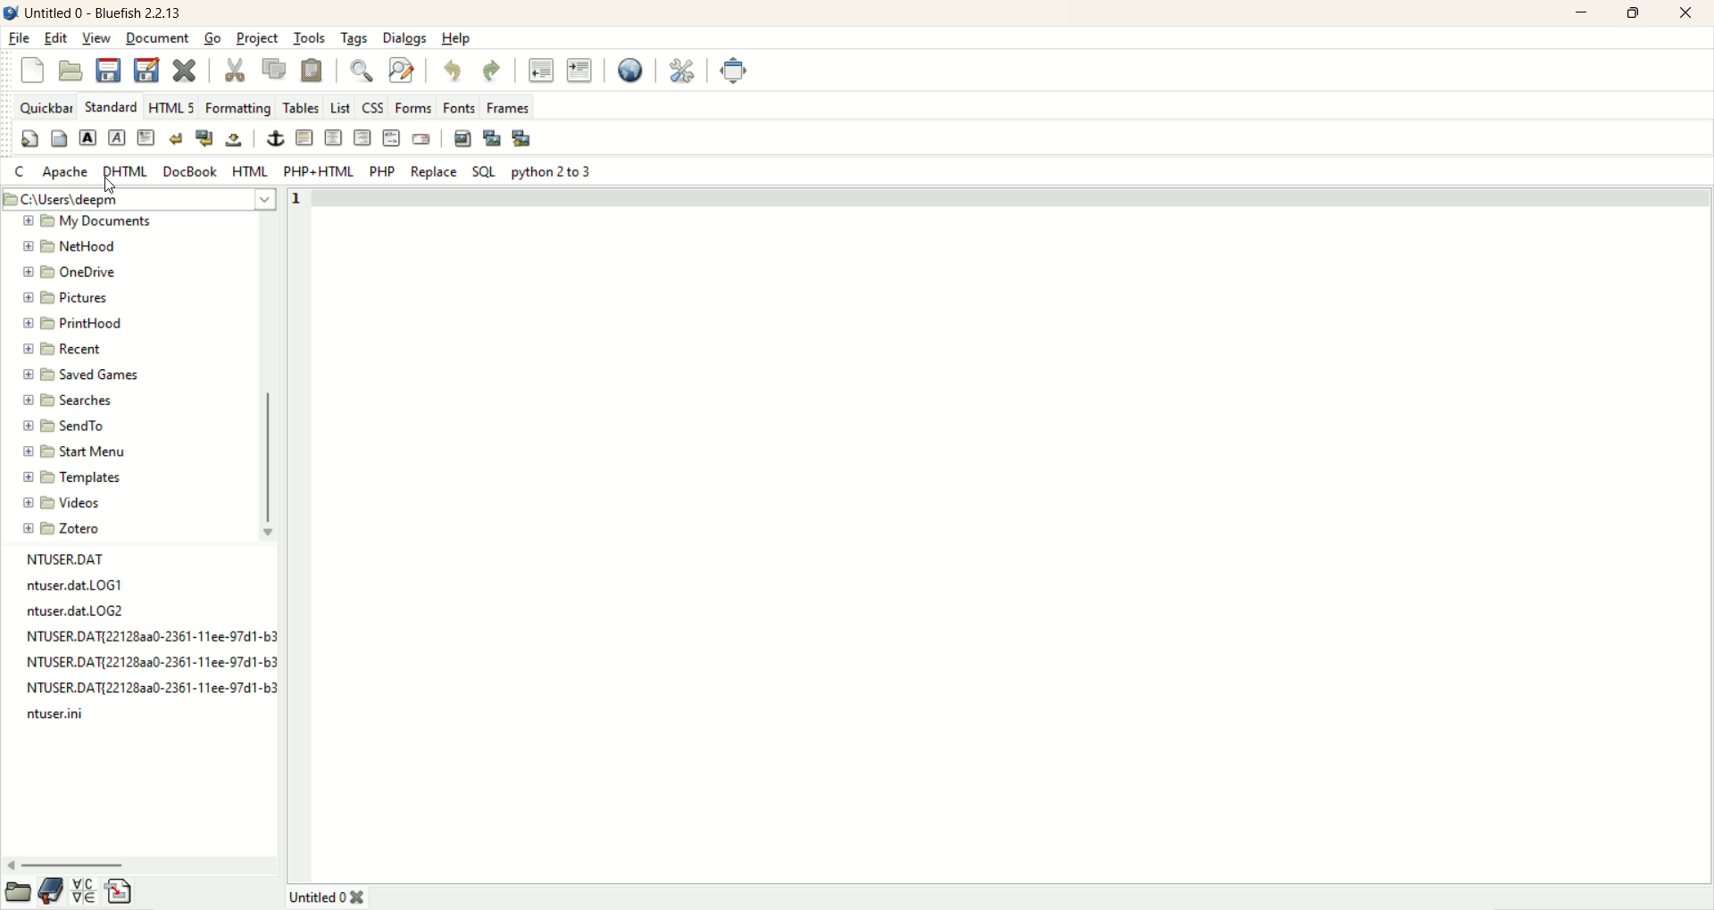 This screenshot has width=1714, height=910. What do you see at coordinates (64, 424) in the screenshot?
I see `send menu` at bounding box center [64, 424].